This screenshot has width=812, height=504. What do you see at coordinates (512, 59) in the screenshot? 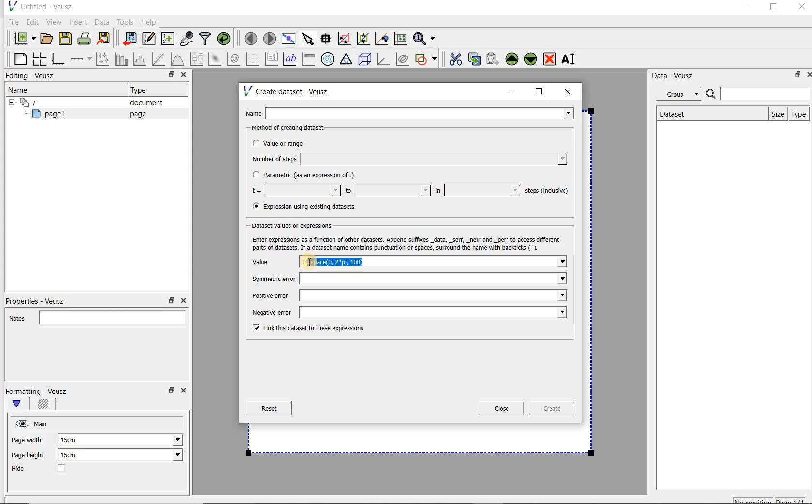
I see `Move the selected widget up` at bounding box center [512, 59].